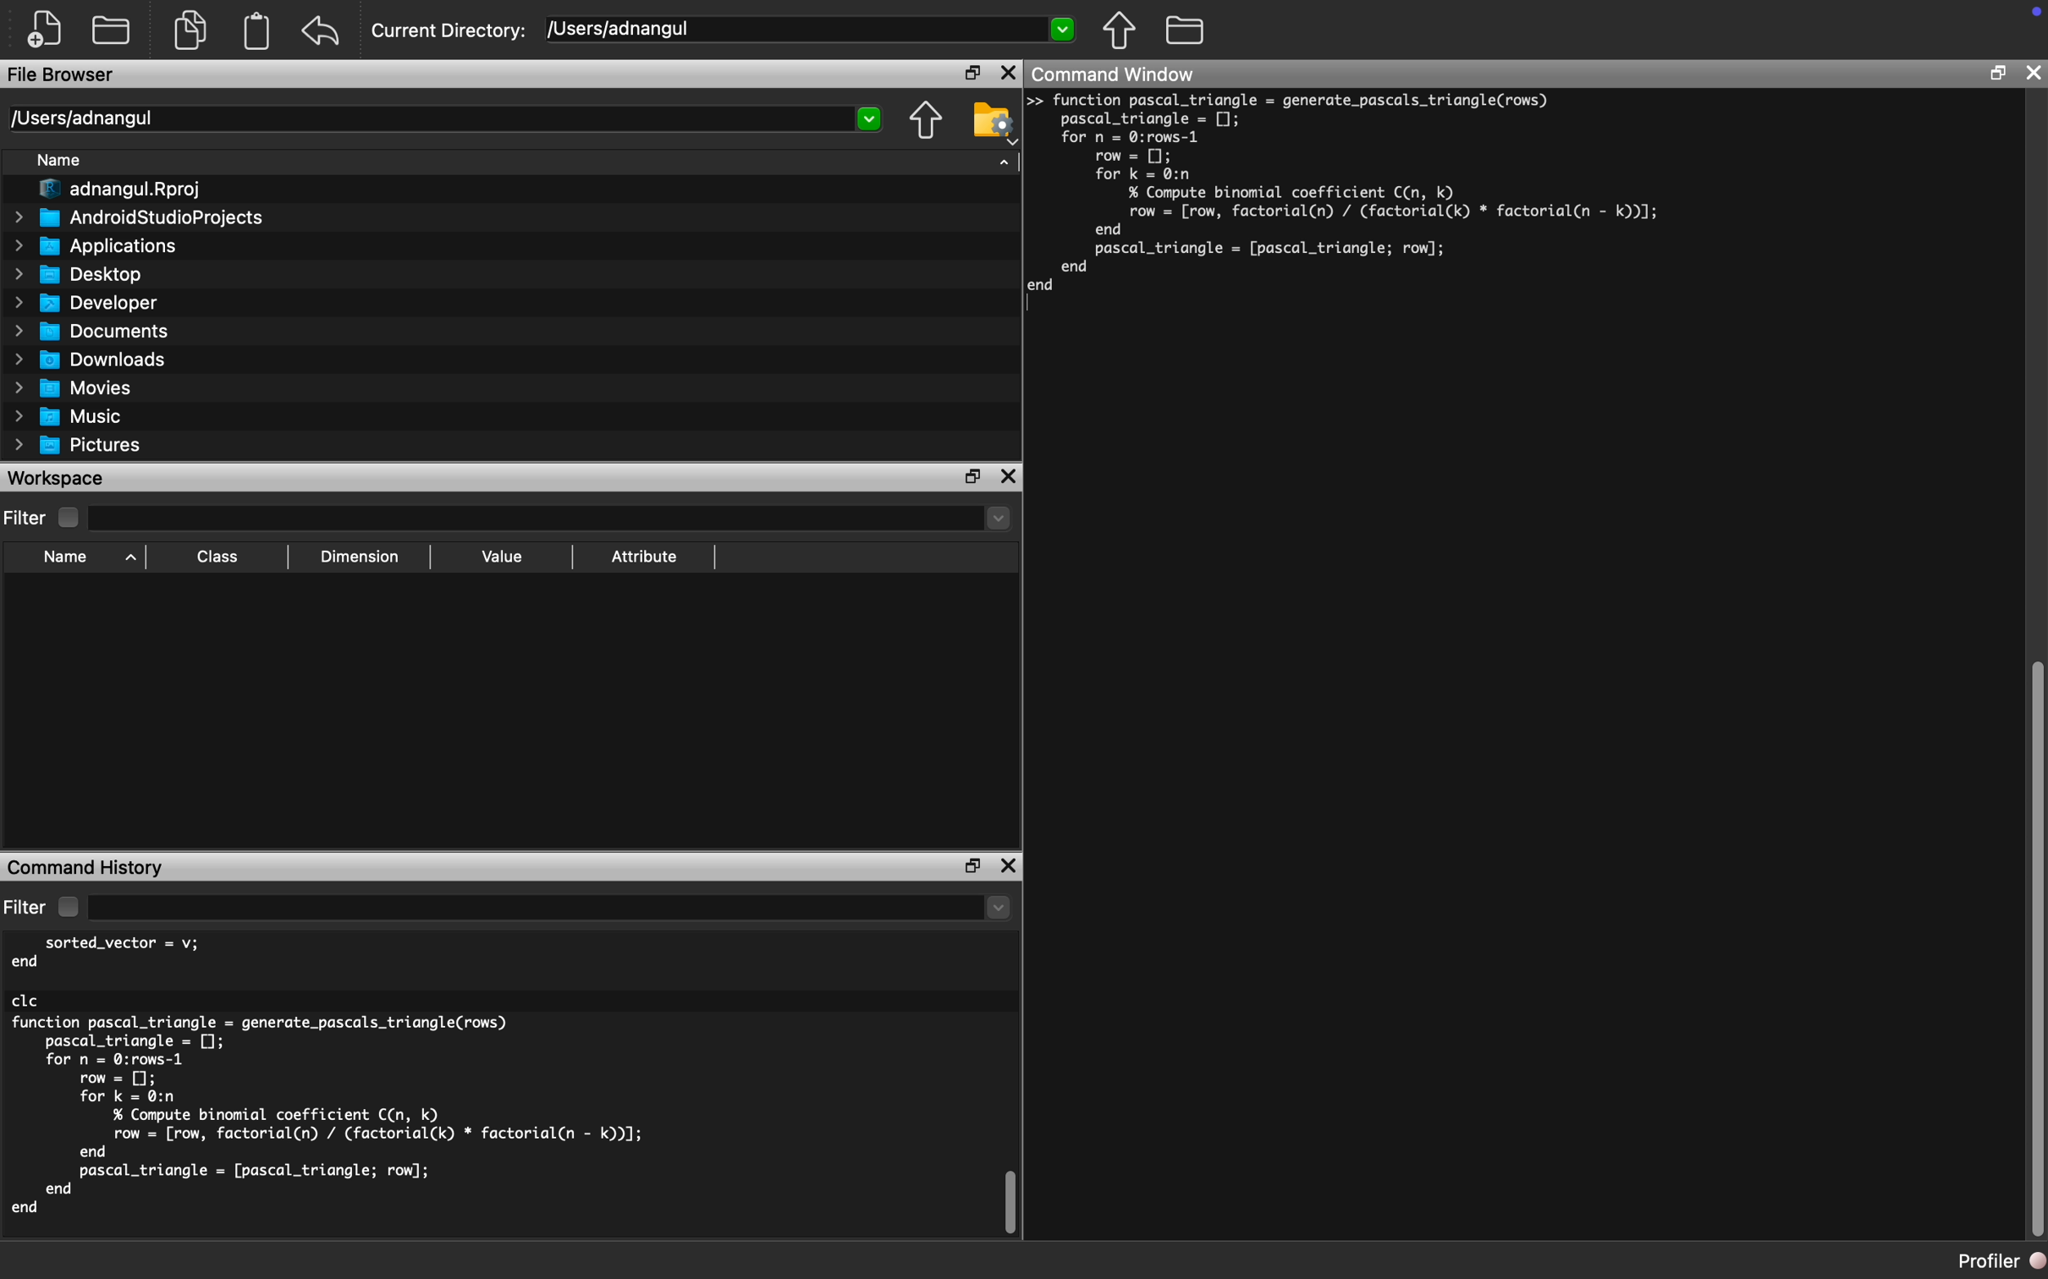 The image size is (2048, 1279). I want to click on Name, so click(66, 557).